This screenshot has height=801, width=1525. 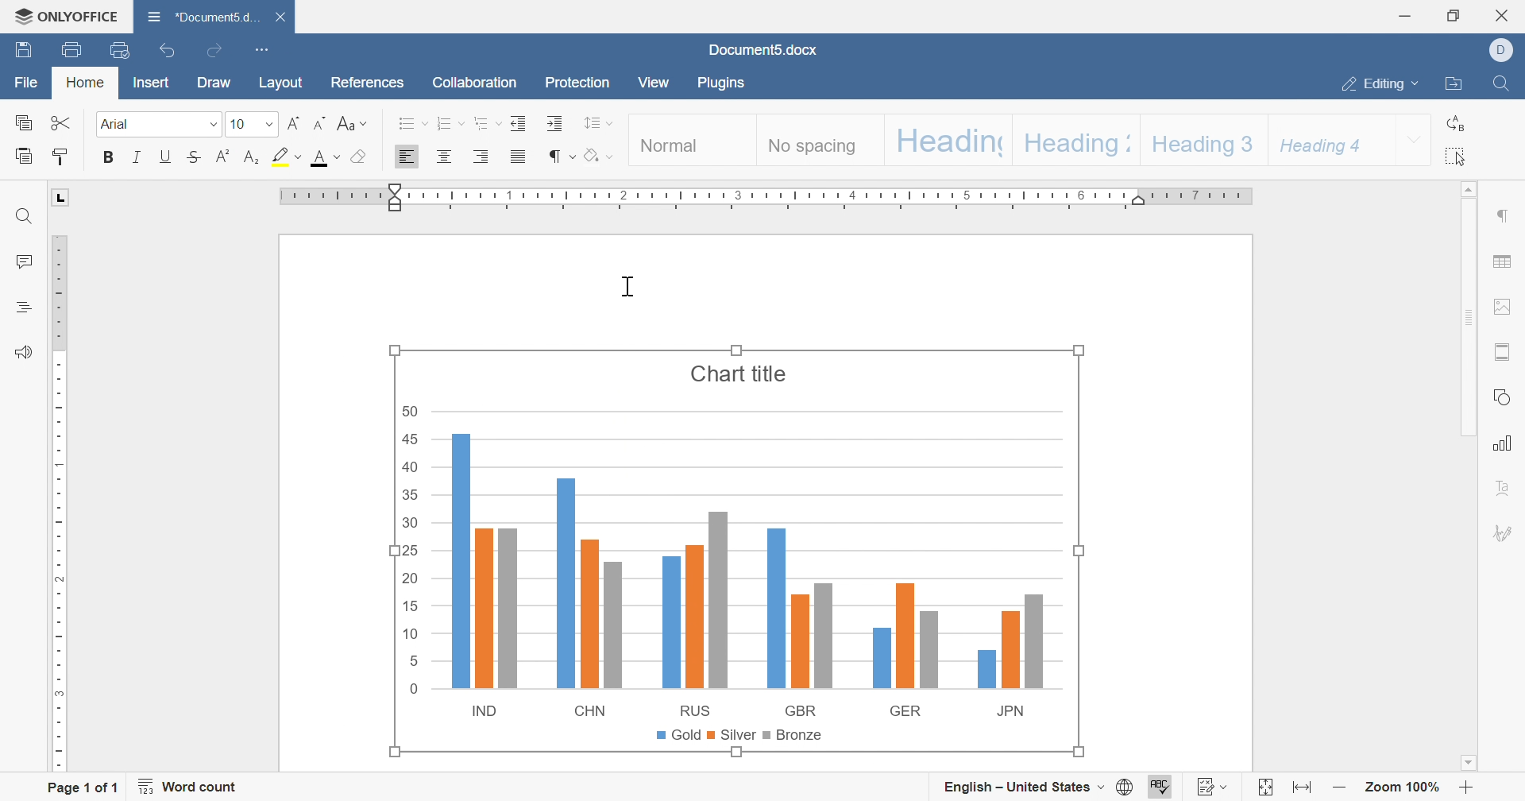 I want to click on 10, so click(x=238, y=124).